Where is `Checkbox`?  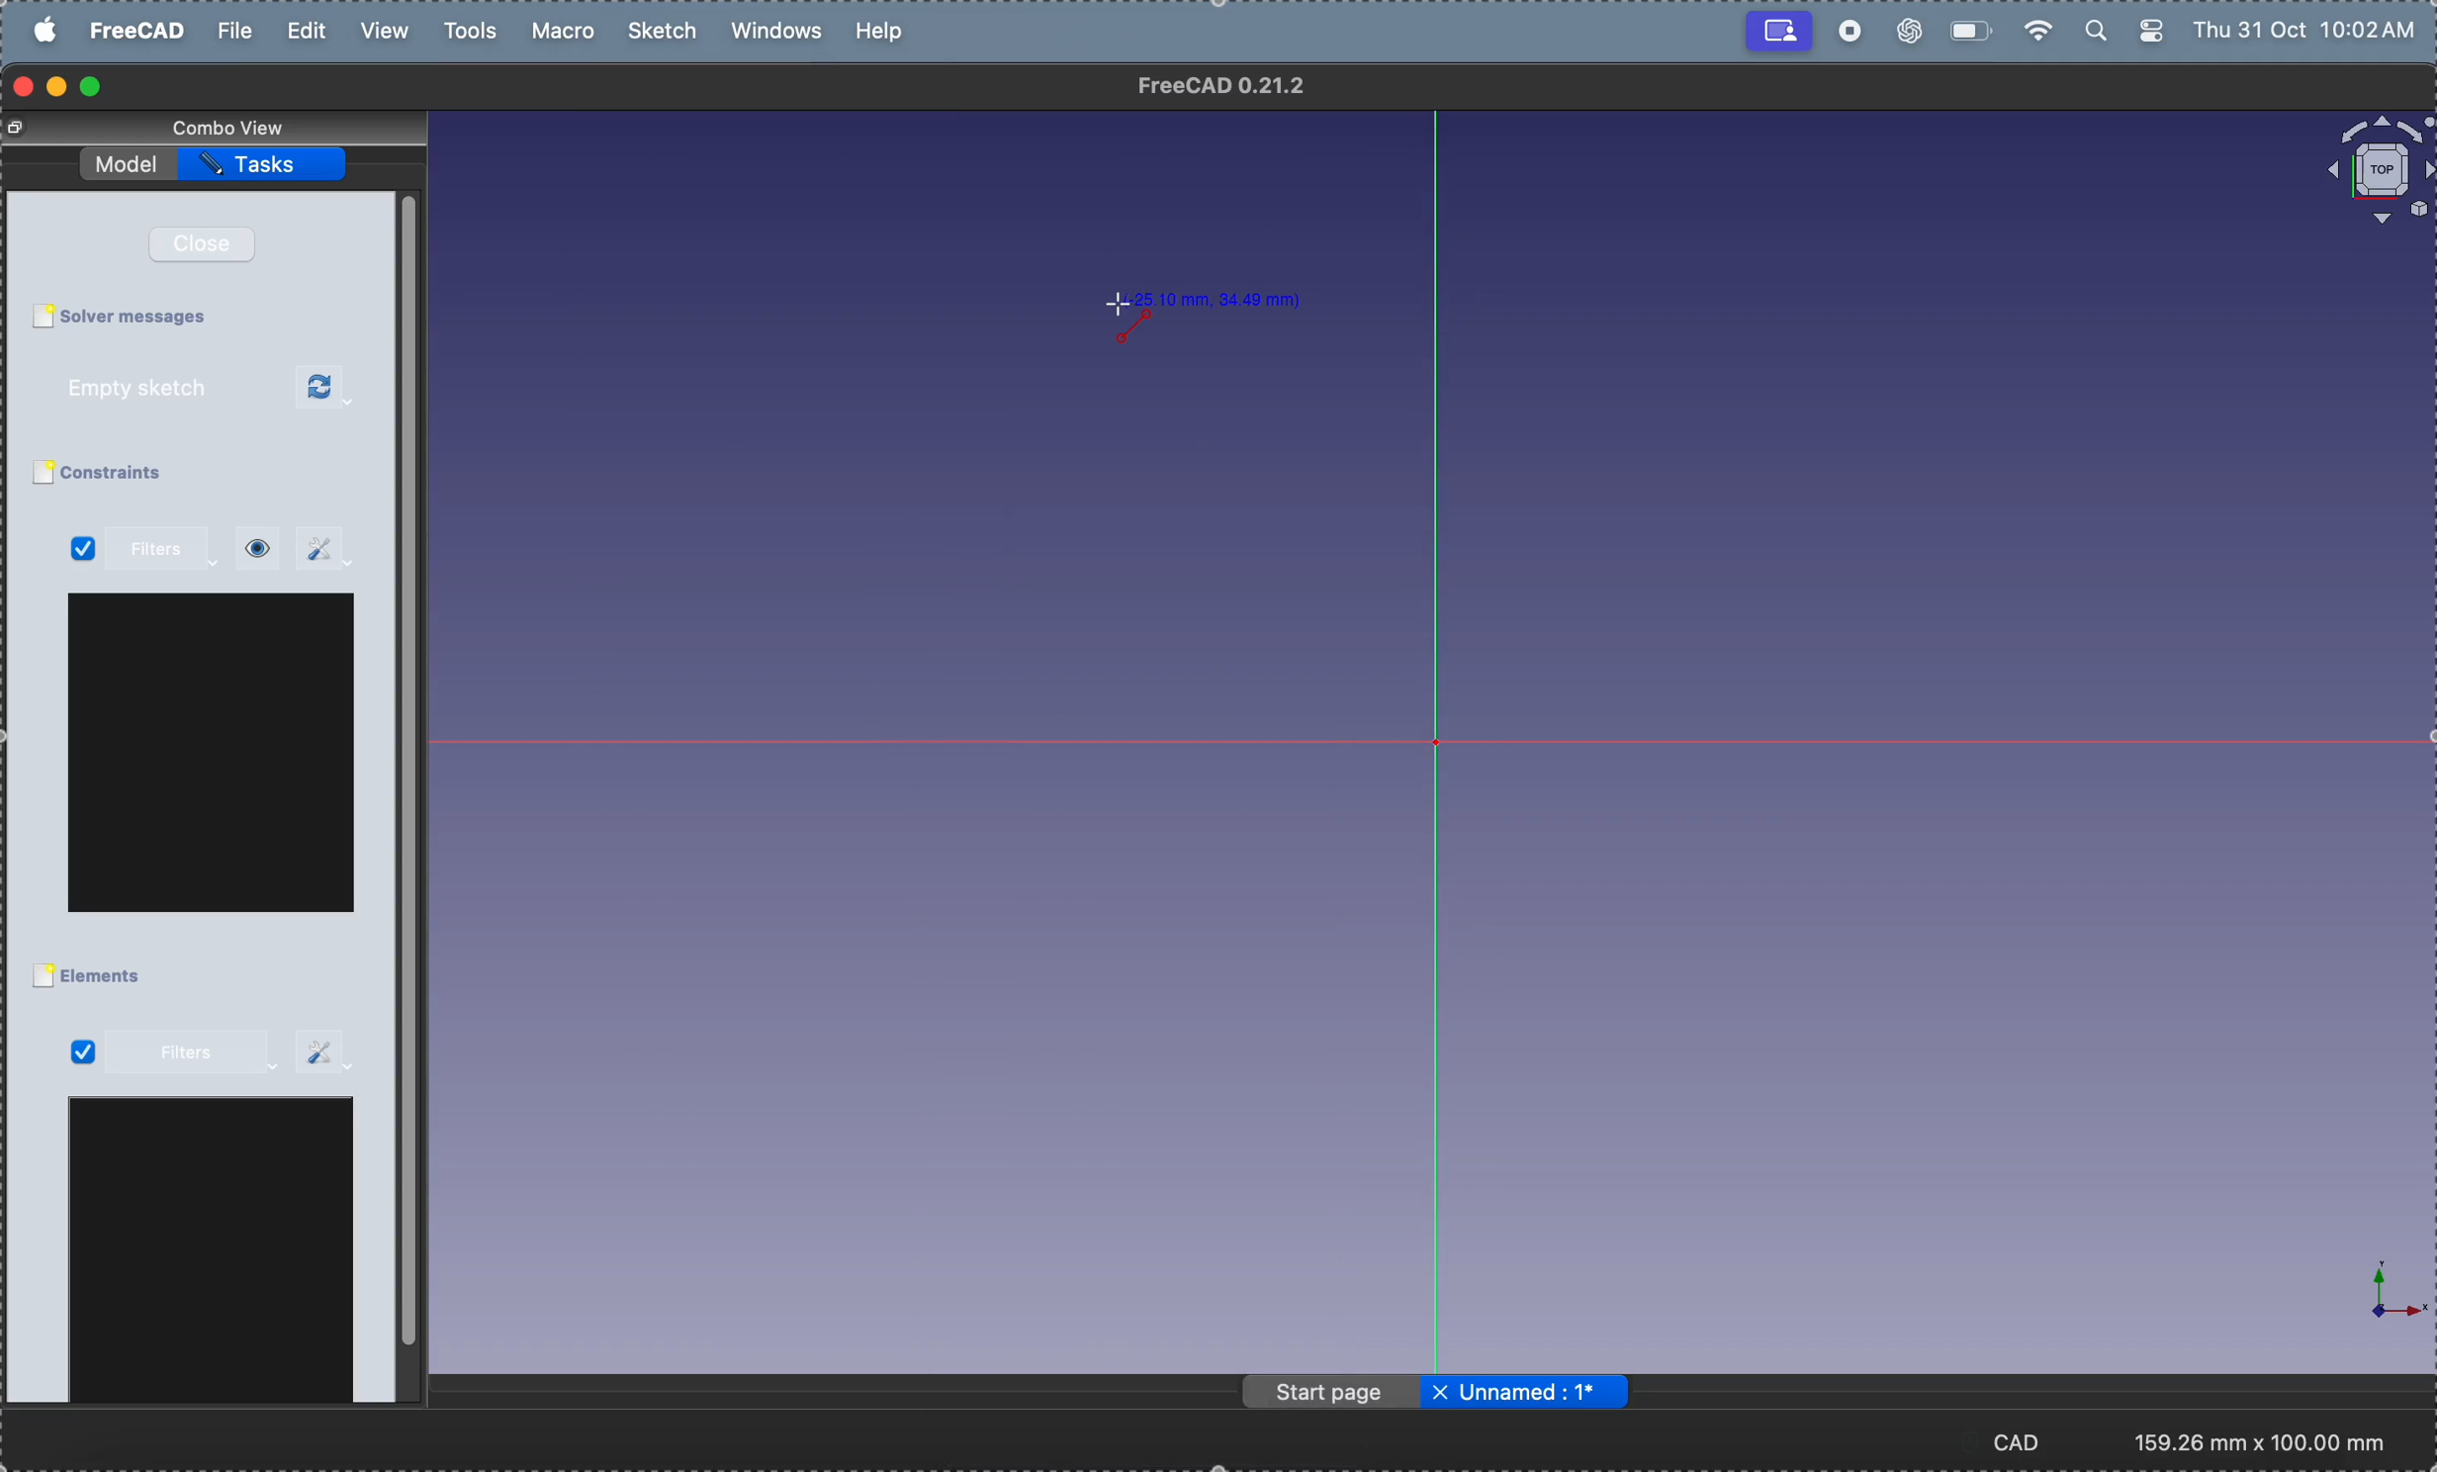
Checkbox is located at coordinates (42, 977).